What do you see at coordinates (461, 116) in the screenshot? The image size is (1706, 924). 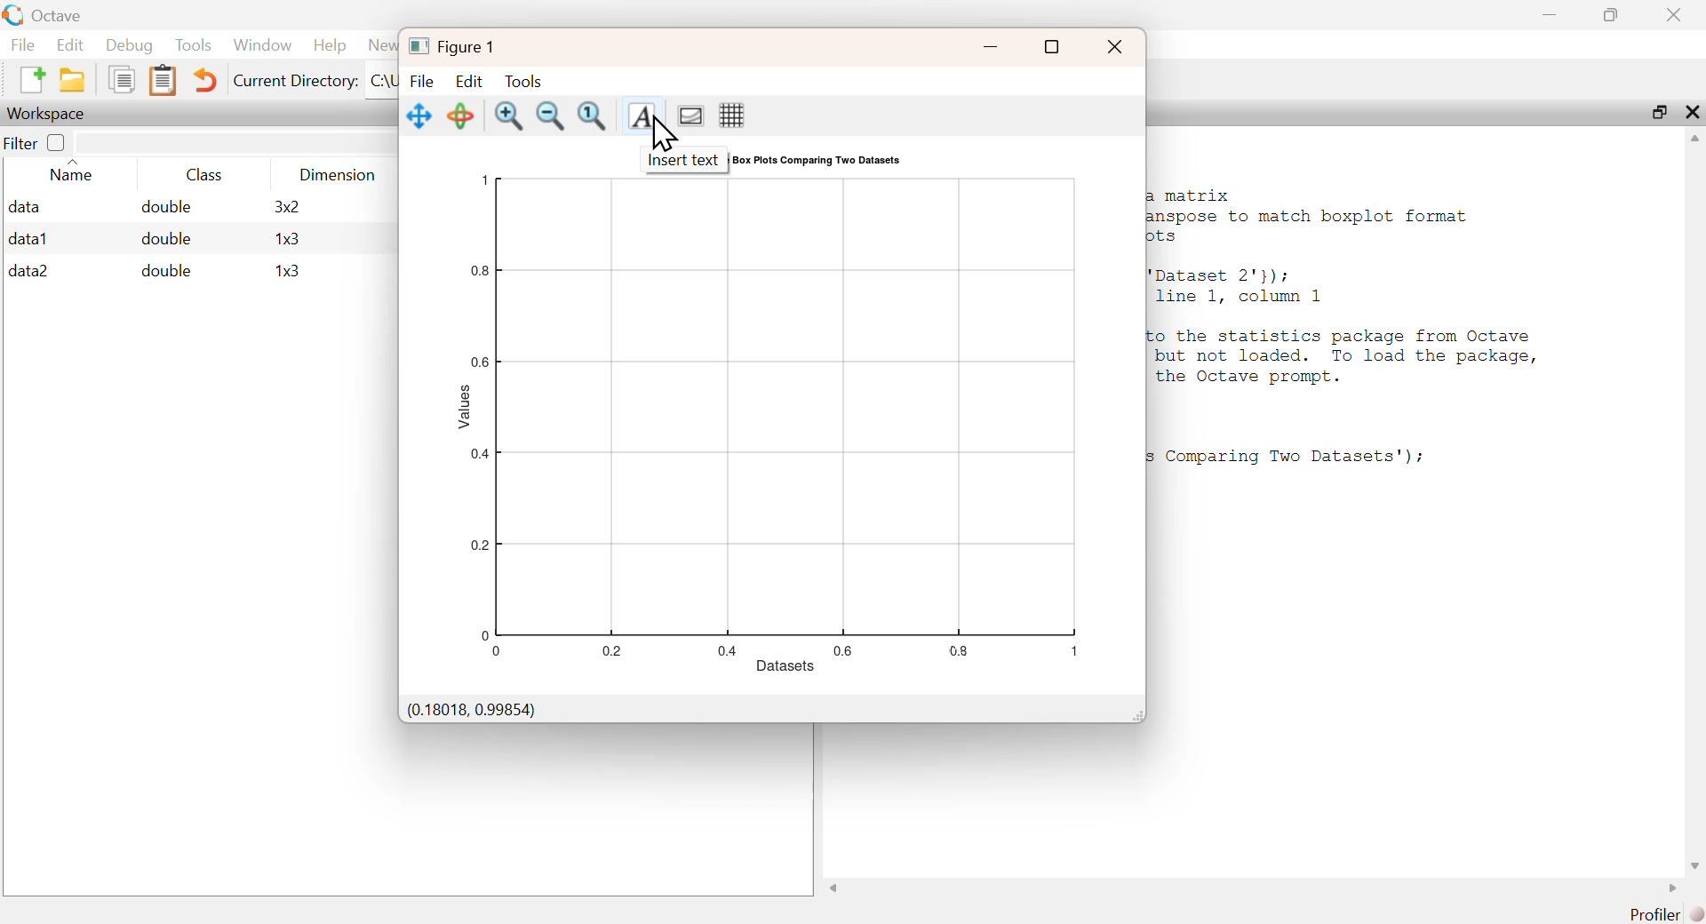 I see `Rotate` at bounding box center [461, 116].